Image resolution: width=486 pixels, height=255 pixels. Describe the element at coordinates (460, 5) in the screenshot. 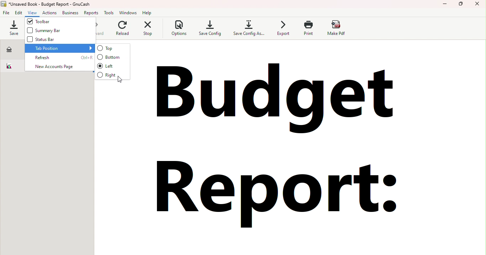

I see `Maximize` at that location.